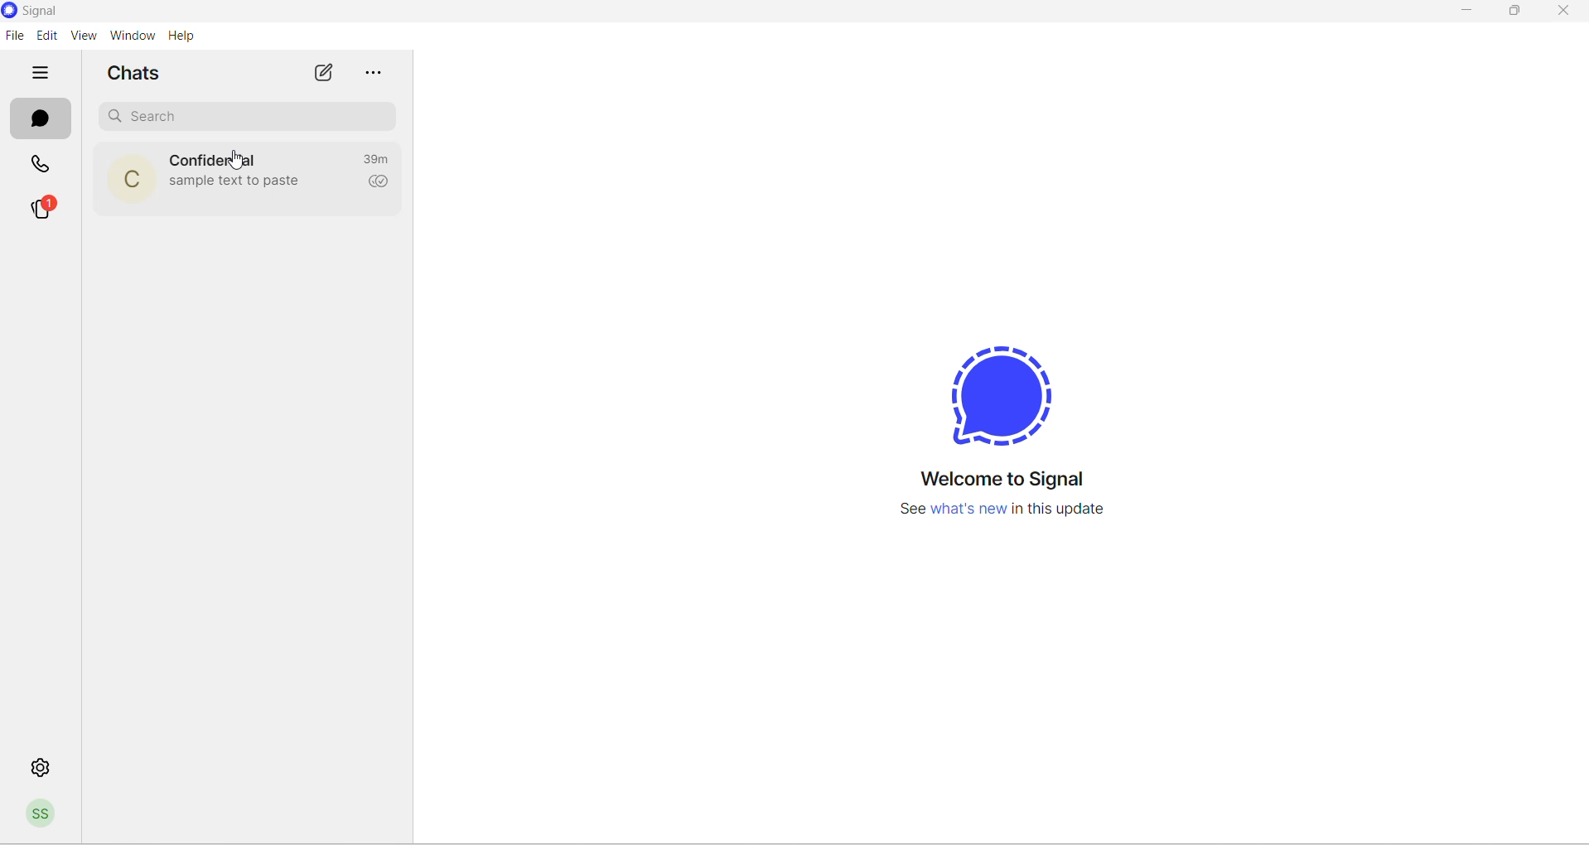  I want to click on more options, so click(377, 75).